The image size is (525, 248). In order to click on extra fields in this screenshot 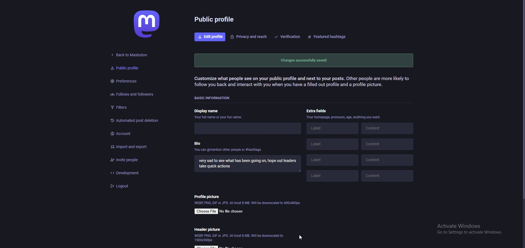, I will do `click(334, 176)`.